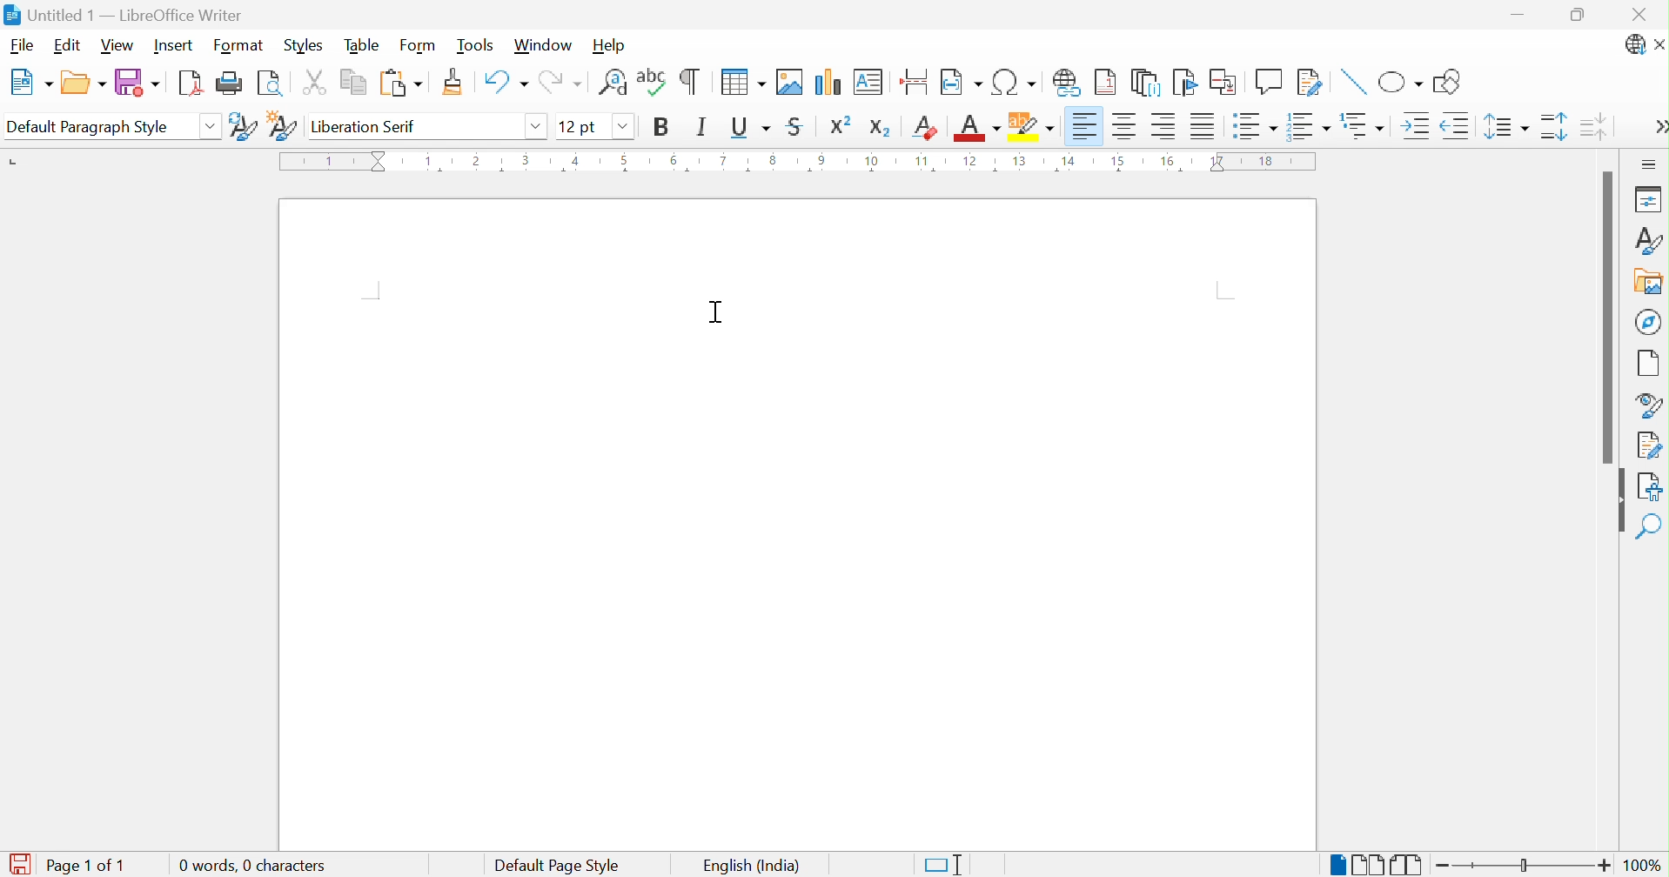  I want to click on Default page style, so click(555, 866).